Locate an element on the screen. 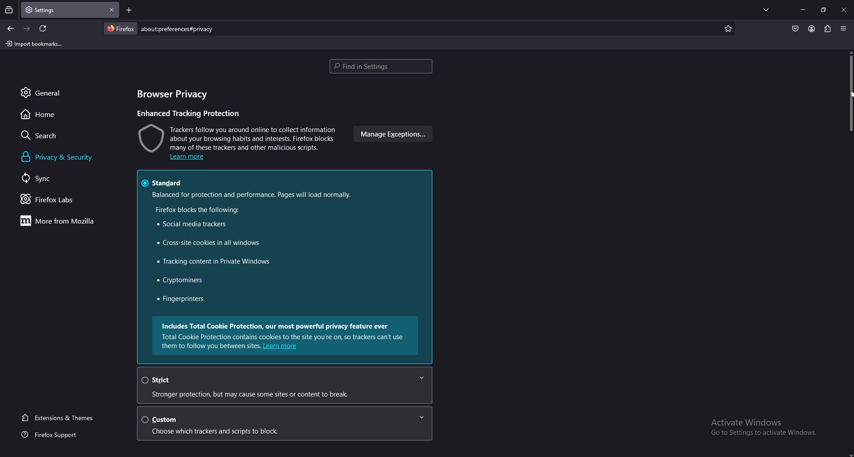 This screenshot has width=854, height=457. firefox is located at coordinates (120, 28).